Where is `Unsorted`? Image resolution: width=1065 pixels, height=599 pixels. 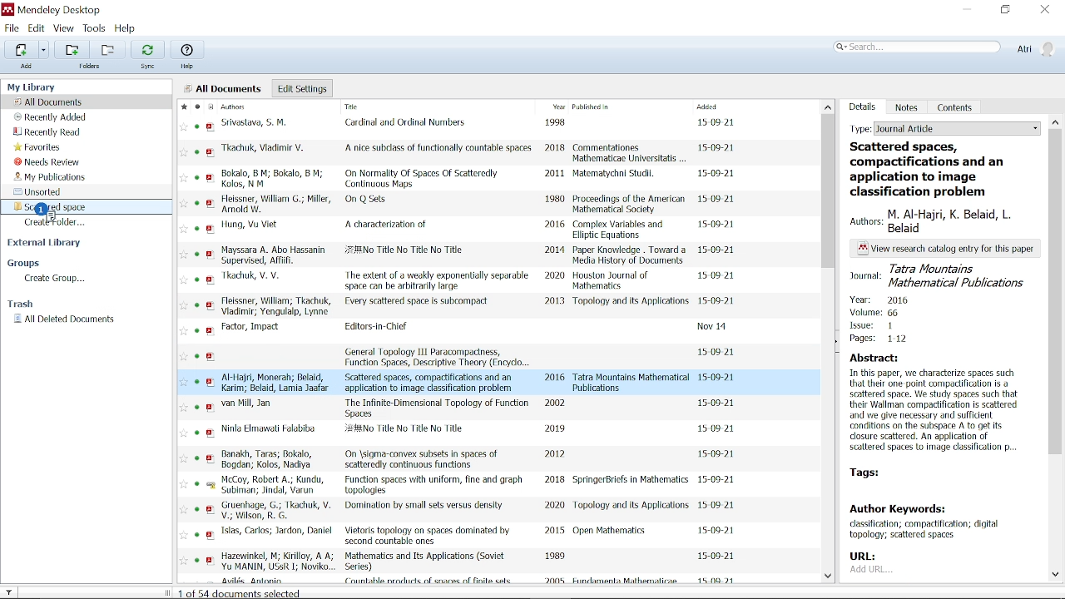 Unsorted is located at coordinates (42, 191).